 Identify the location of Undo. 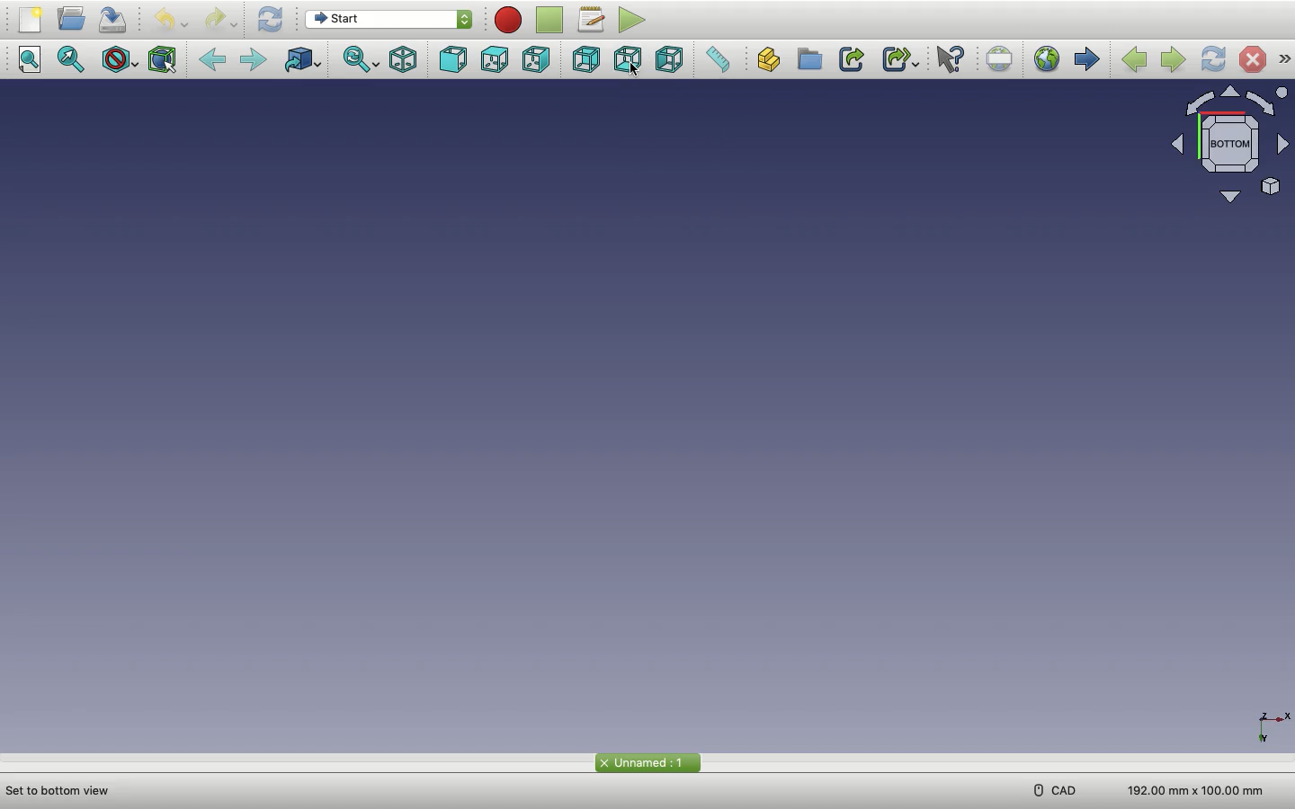
(172, 20).